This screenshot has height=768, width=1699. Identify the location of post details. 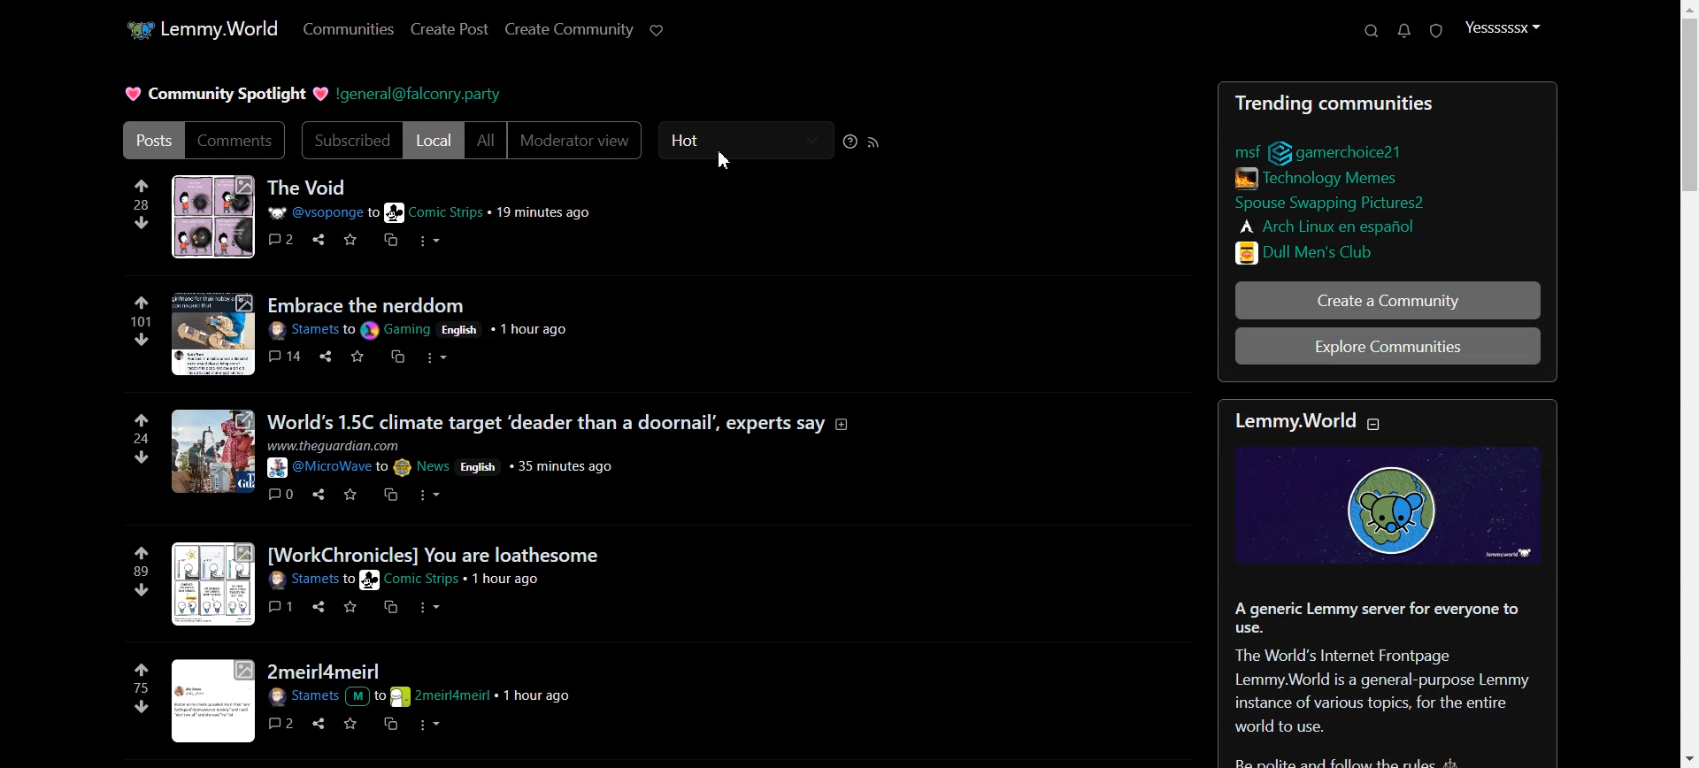
(406, 581).